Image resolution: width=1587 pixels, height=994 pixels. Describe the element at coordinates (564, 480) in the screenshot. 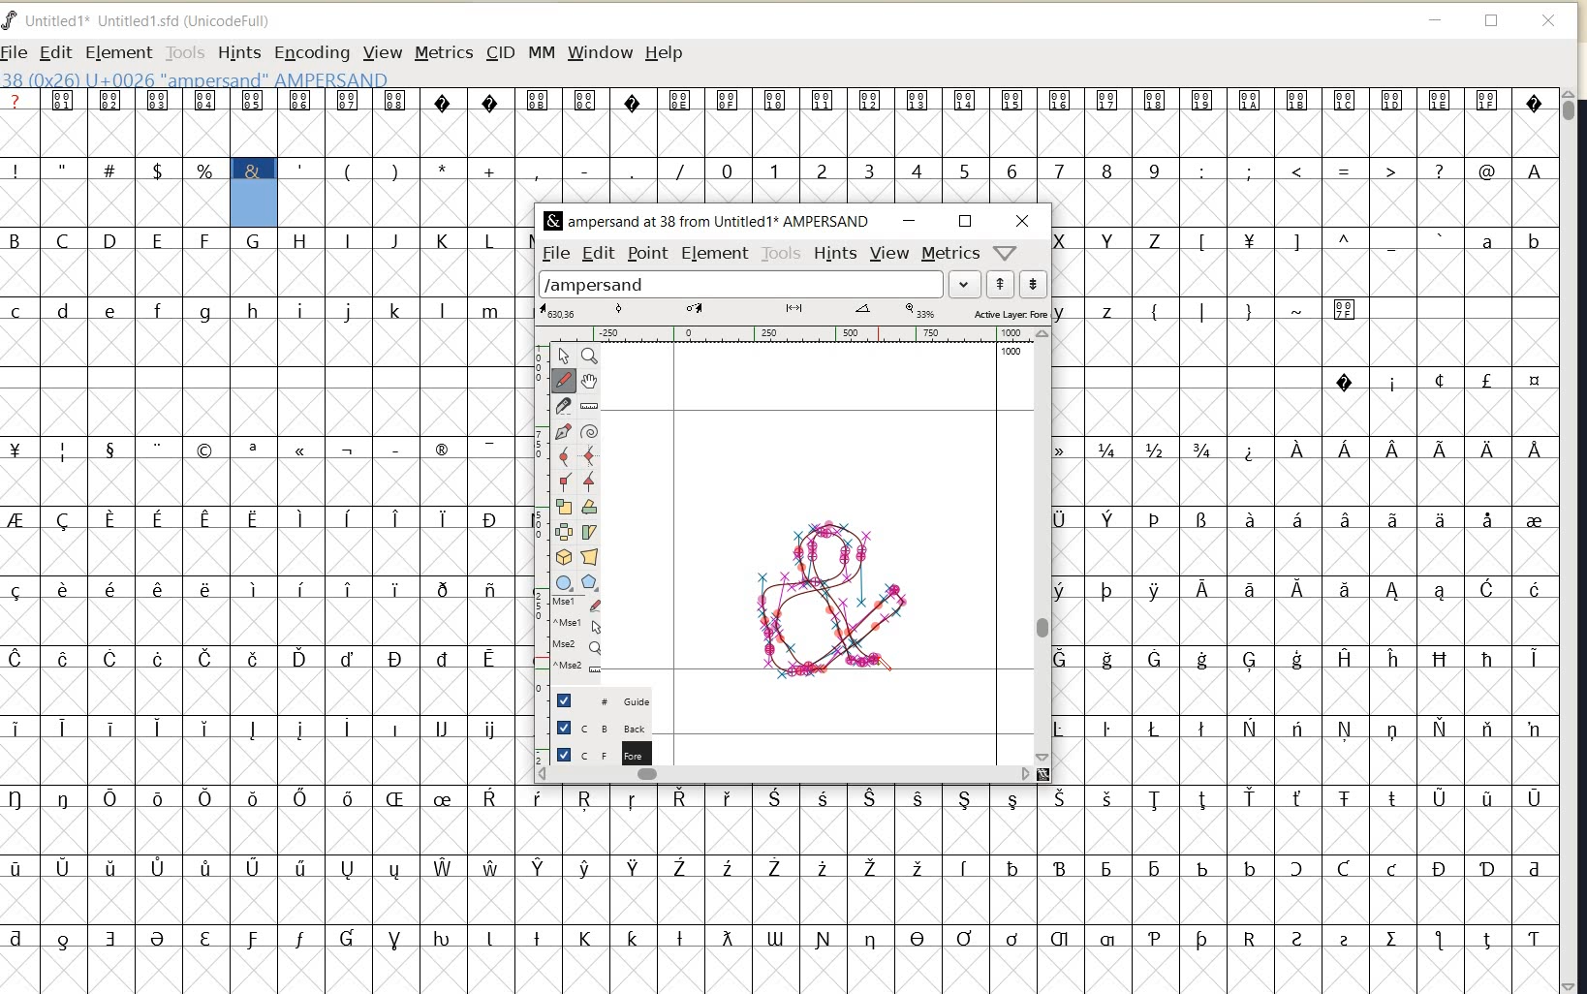

I see `add a corner point` at that location.